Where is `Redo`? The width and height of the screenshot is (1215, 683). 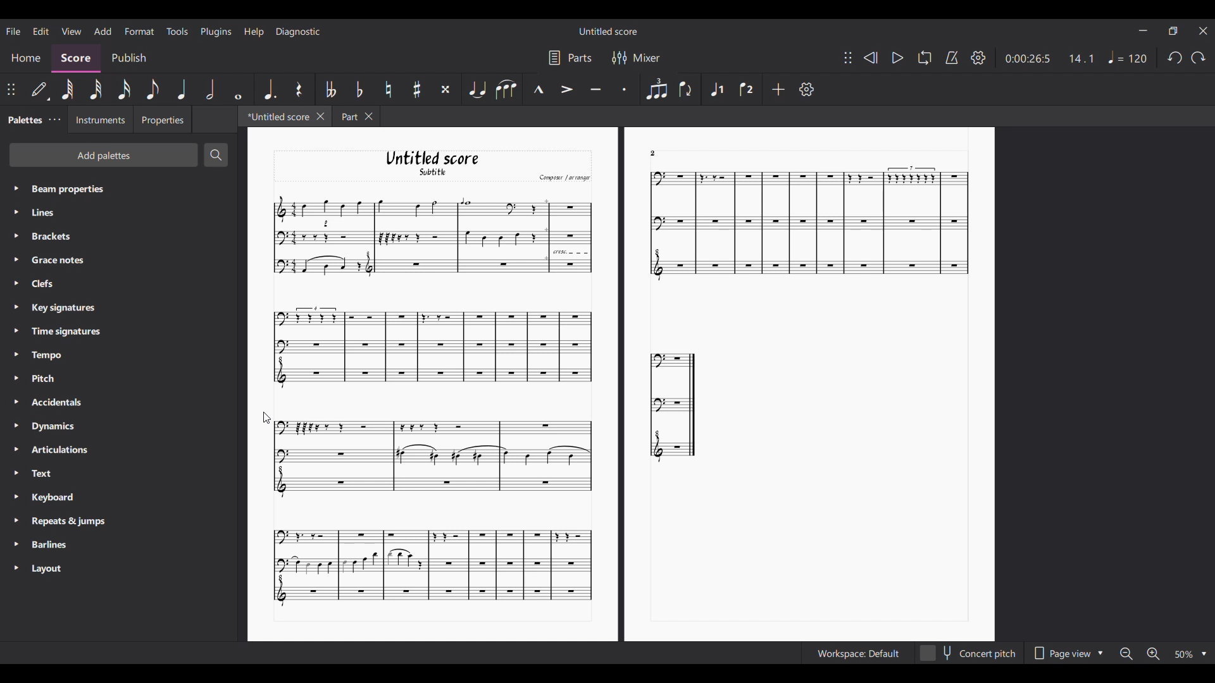
Redo is located at coordinates (1199, 58).